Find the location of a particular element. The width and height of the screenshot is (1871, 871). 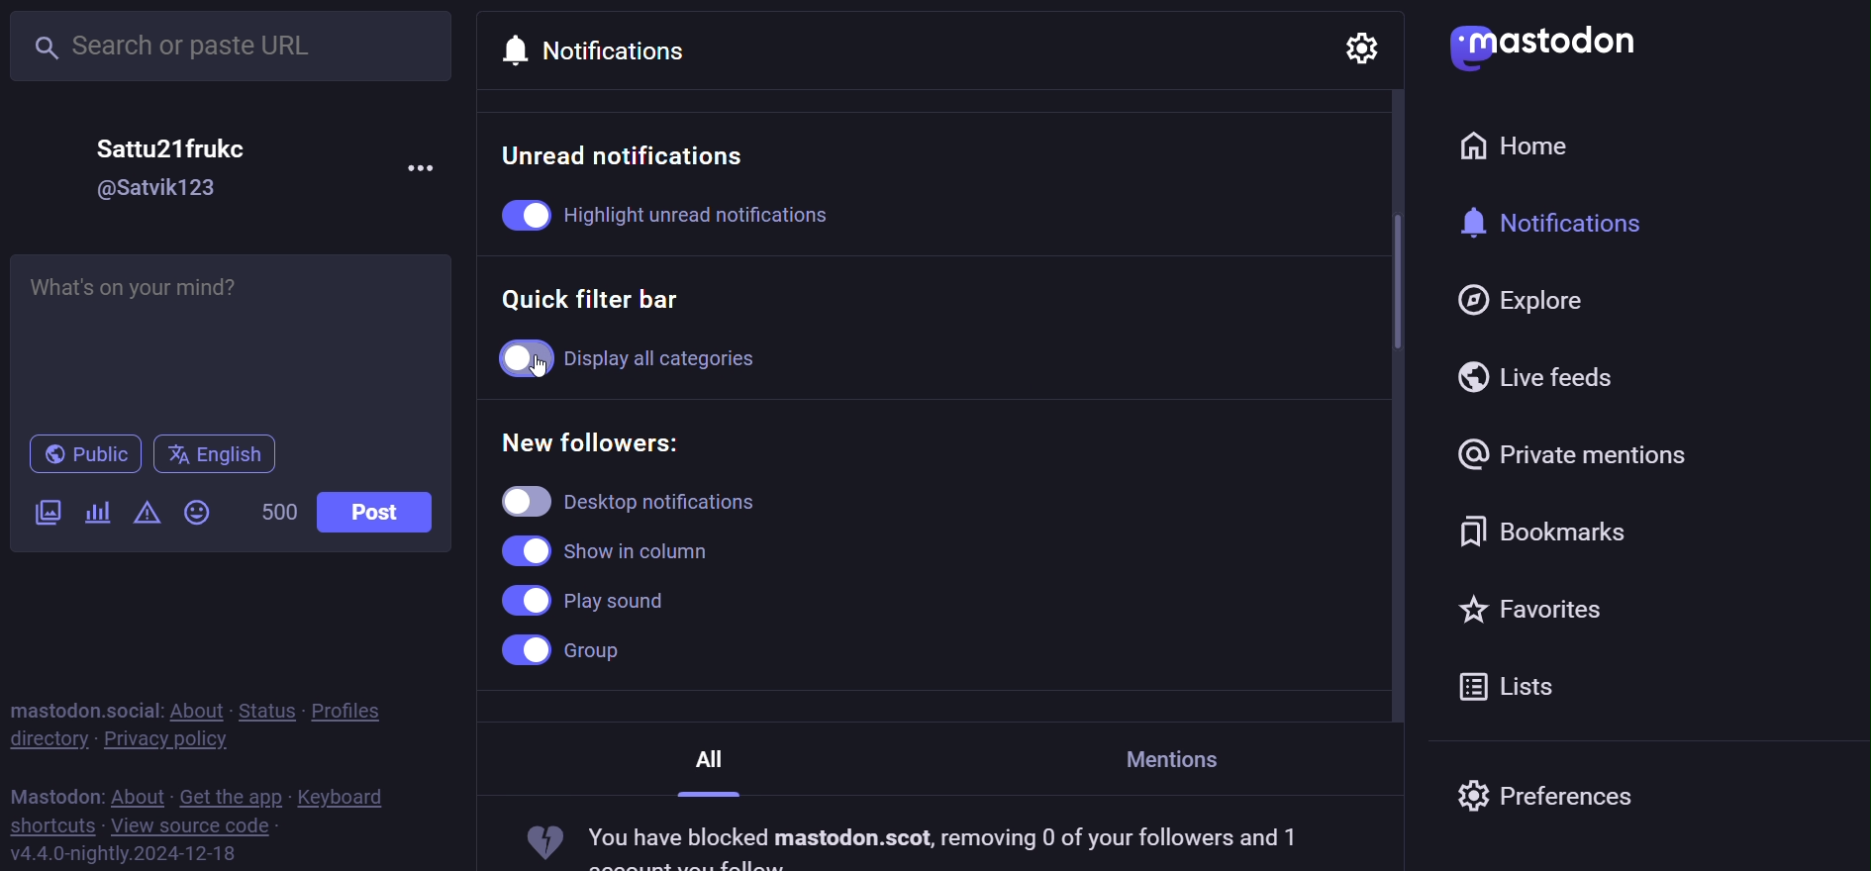

quick filter bar is located at coordinates (605, 299).